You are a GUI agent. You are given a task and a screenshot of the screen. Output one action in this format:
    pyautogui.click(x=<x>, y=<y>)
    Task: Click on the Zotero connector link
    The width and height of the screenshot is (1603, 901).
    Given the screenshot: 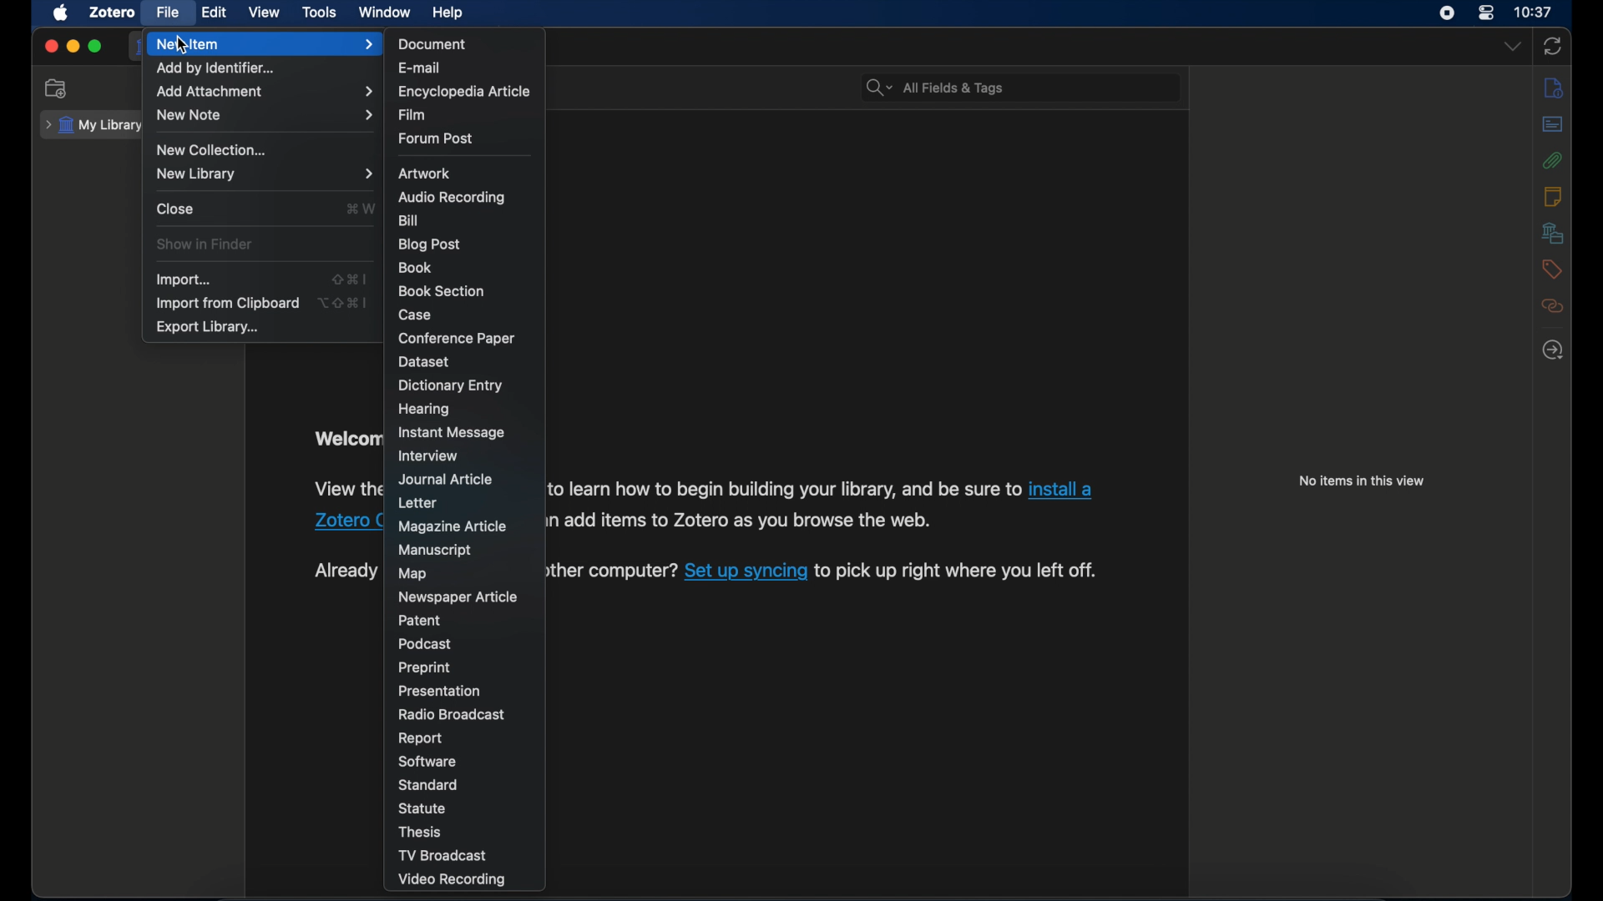 What is the action you would take?
    pyautogui.click(x=346, y=522)
    